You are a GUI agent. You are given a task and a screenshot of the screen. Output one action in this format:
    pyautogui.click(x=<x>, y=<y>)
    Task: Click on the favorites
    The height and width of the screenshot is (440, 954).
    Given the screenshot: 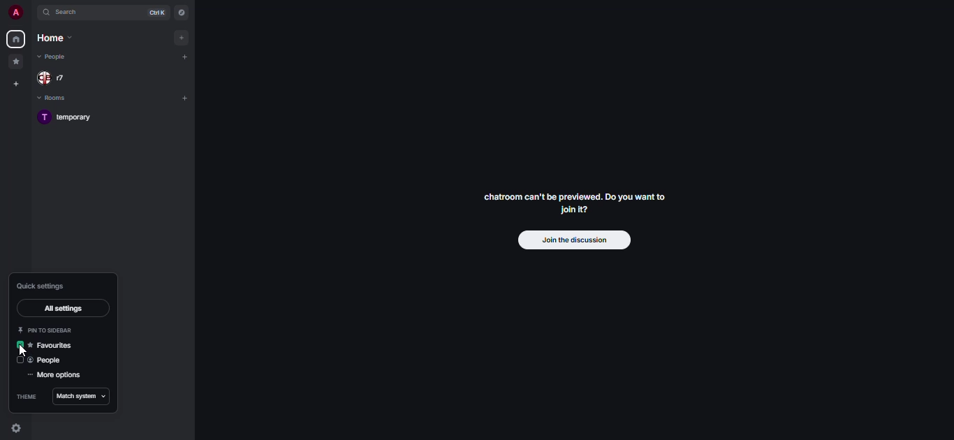 What is the action you would take?
    pyautogui.click(x=50, y=346)
    